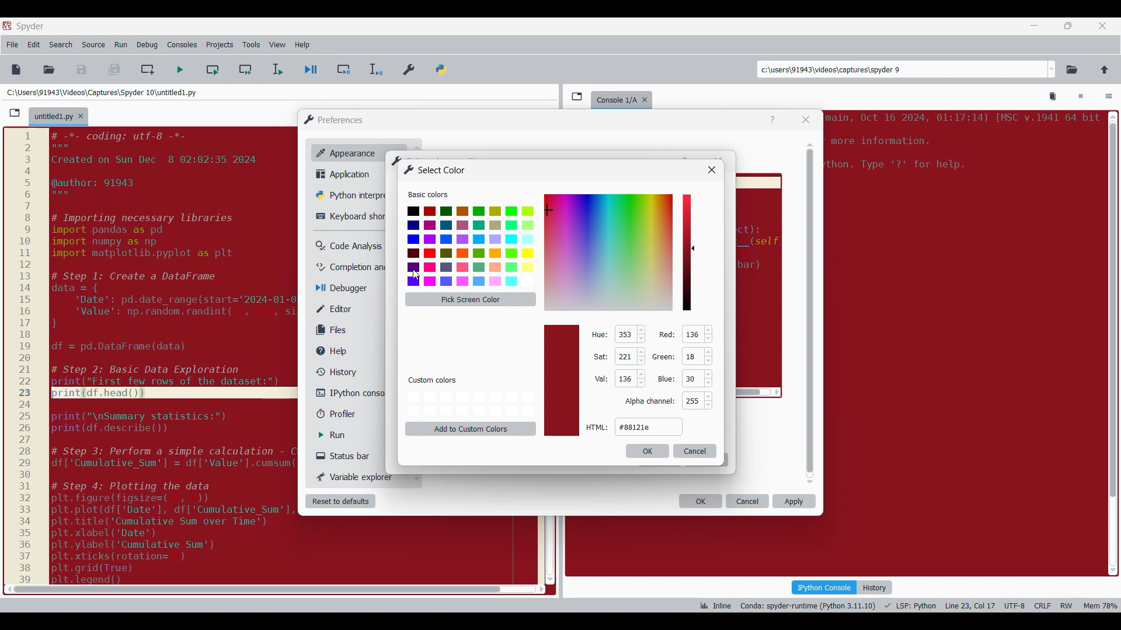  I want to click on Debug selection/current line, so click(375, 69).